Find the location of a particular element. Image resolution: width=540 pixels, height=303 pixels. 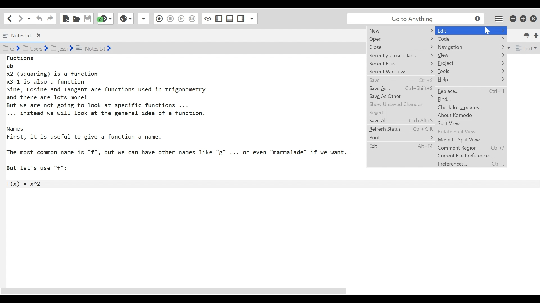

Fuctions

ab

x2 (squaring) is a function

x3+1 is also a function

Sine, Cosine and Tangent are functions used in trigonometry
and there are lots more!

But we are not going to look at specific functions ...

... instead we will look at the general idea of a function.
Names

First, it is useful to give a function a name.

The most common name is "f", but we can have other names like "g" ... or even "marmalade" if we want.
But let's use "f":

f(x) = x*2 is located at coordinates (176, 121).